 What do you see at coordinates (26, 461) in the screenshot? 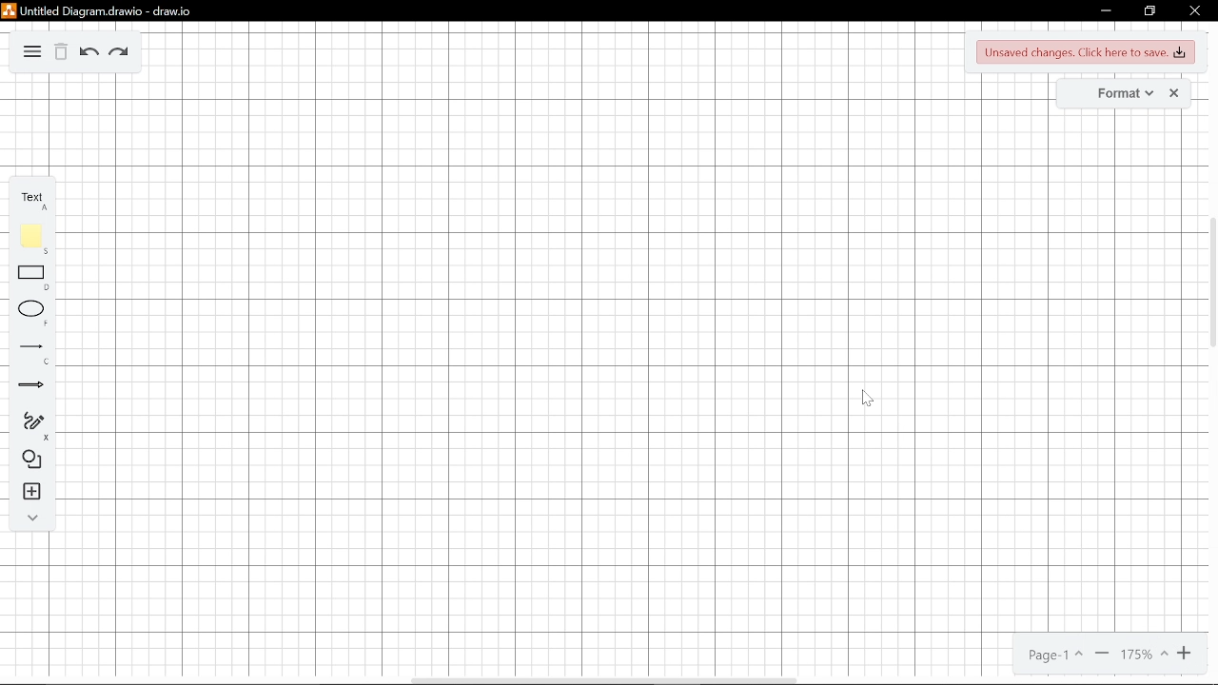
I see `shapes` at bounding box center [26, 461].